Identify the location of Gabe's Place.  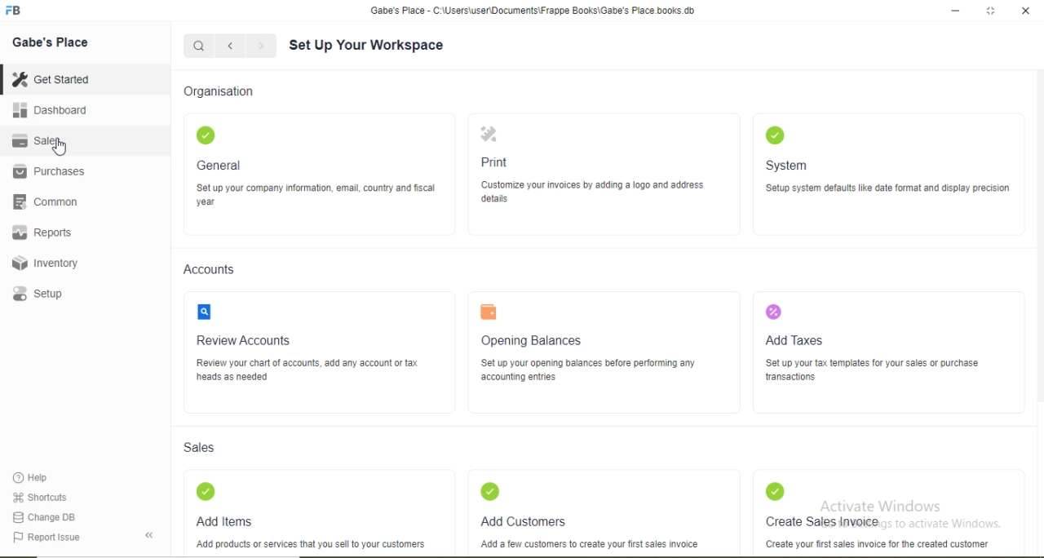
(52, 42).